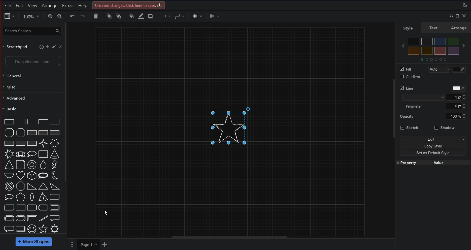  I want to click on corner rounded rectangle, so click(20, 207).